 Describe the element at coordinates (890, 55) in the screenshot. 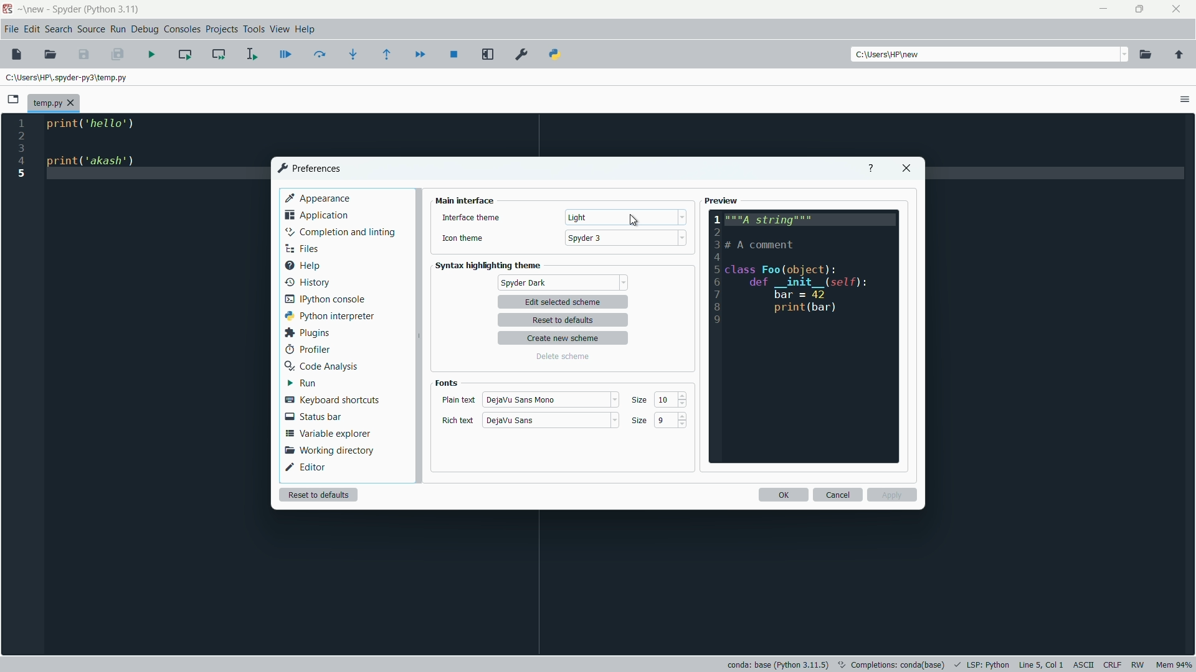

I see `directory` at that location.